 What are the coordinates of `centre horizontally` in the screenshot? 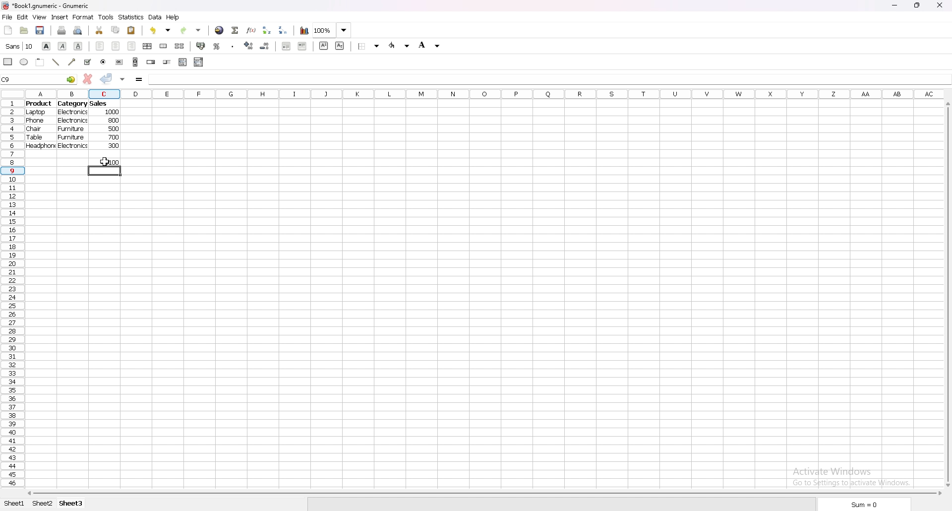 It's located at (148, 46).